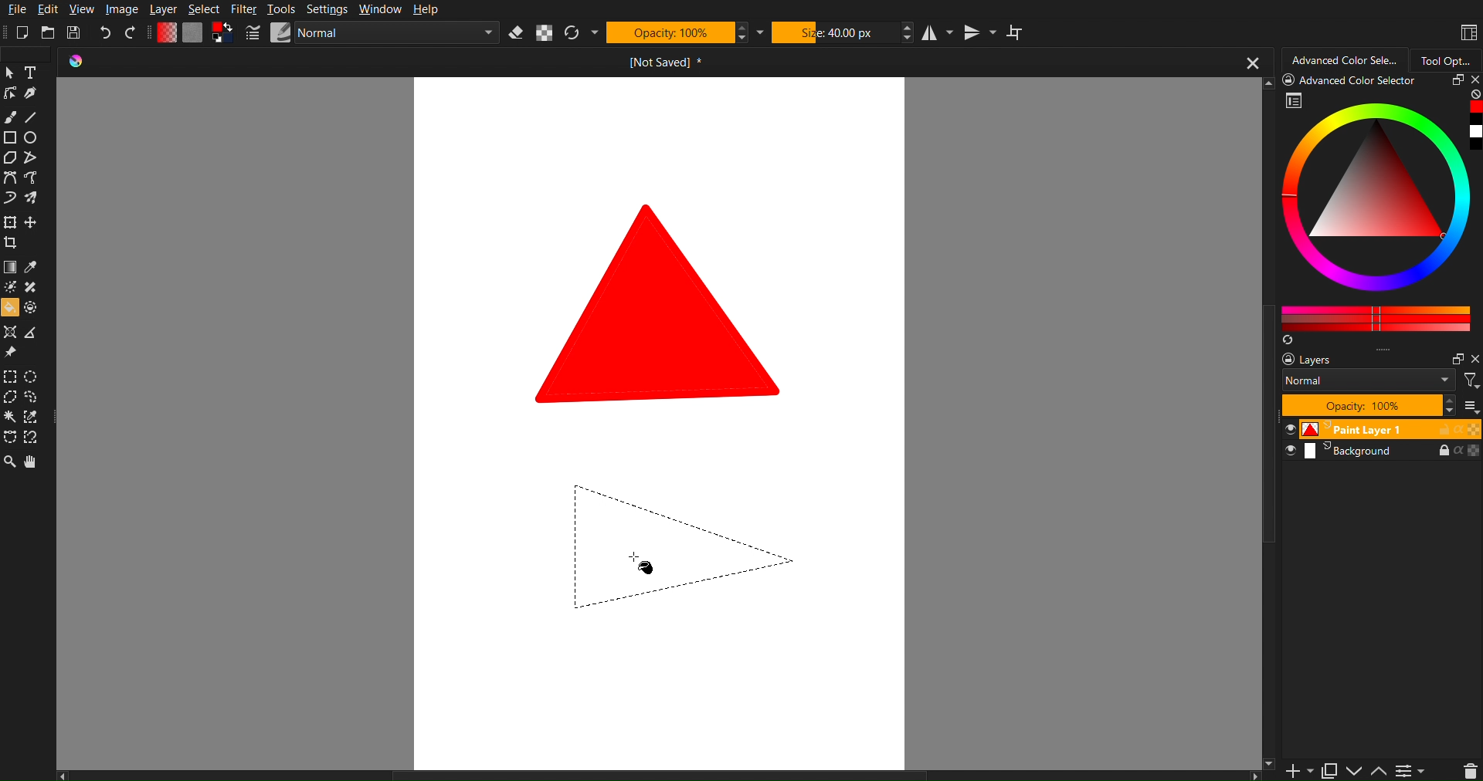 The image size is (1483, 781). I want to click on Advanced Color Selector, so click(1346, 59).